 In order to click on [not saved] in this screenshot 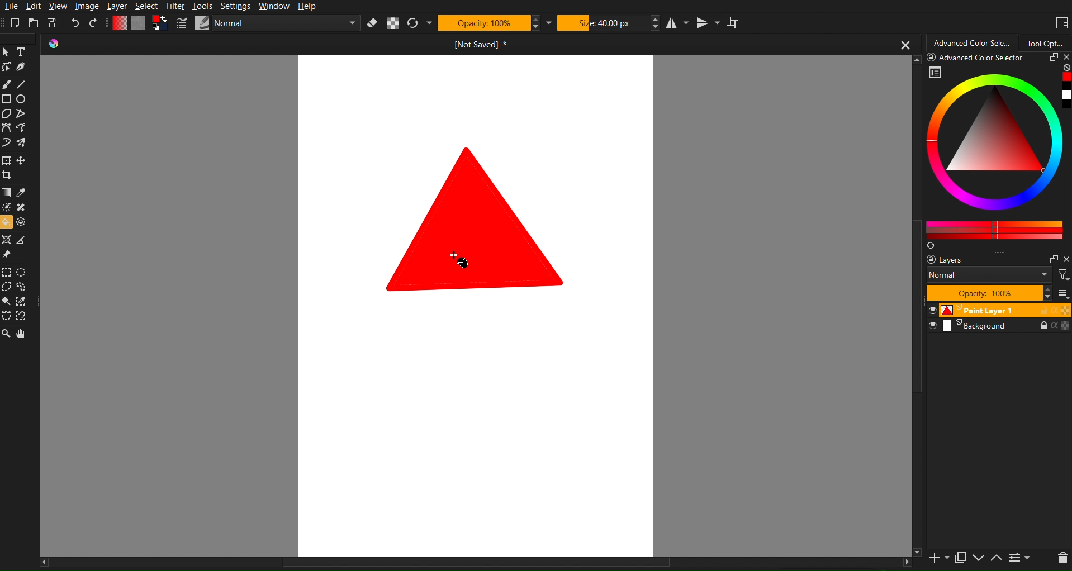, I will do `click(476, 45)`.